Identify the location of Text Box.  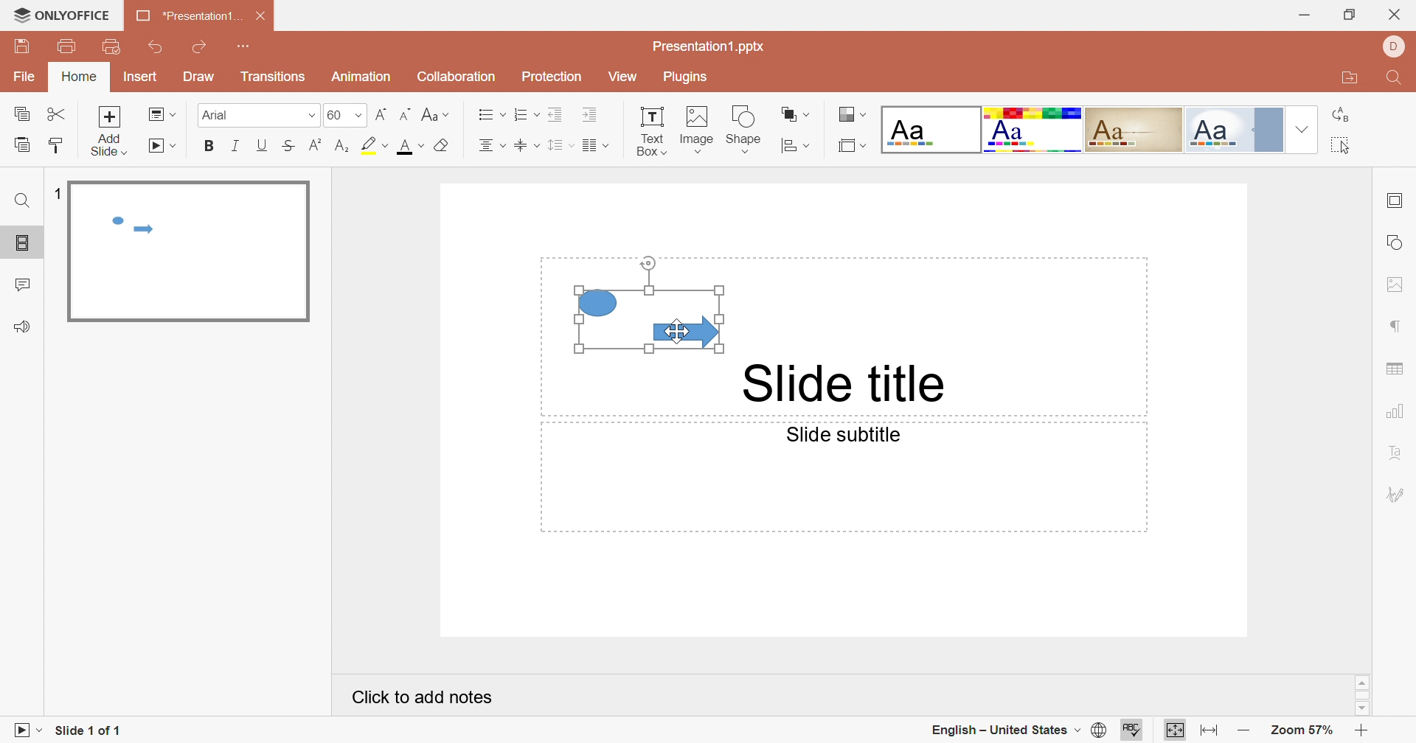
(653, 132).